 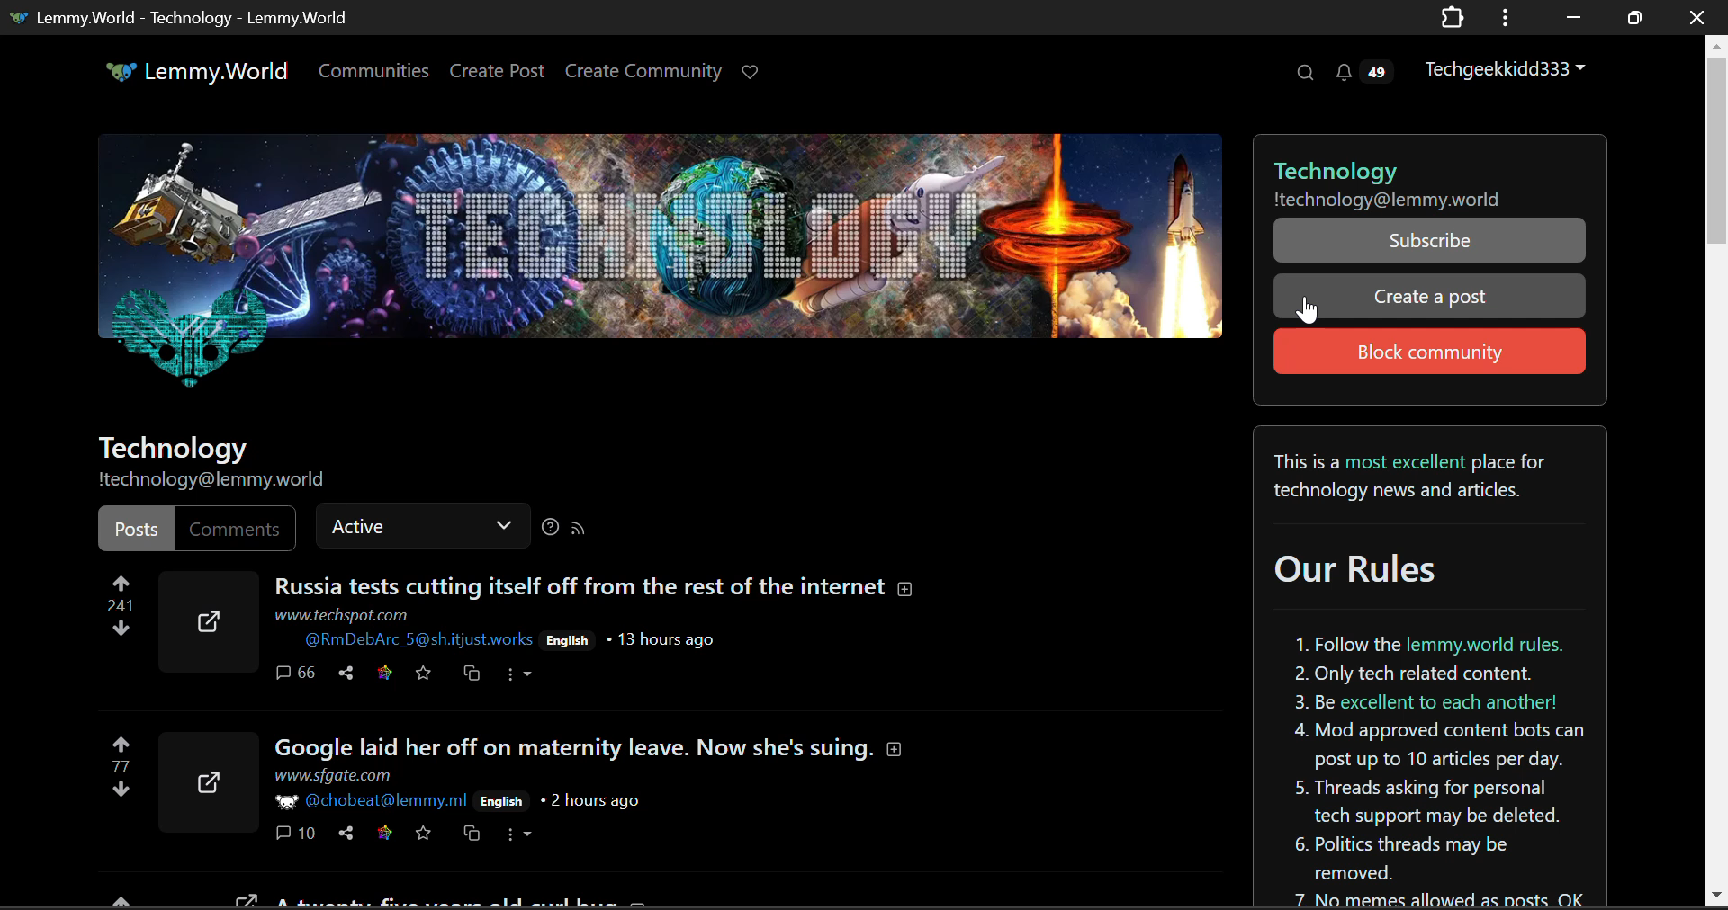 What do you see at coordinates (1309, 308) in the screenshot?
I see `Cursor Position` at bounding box center [1309, 308].